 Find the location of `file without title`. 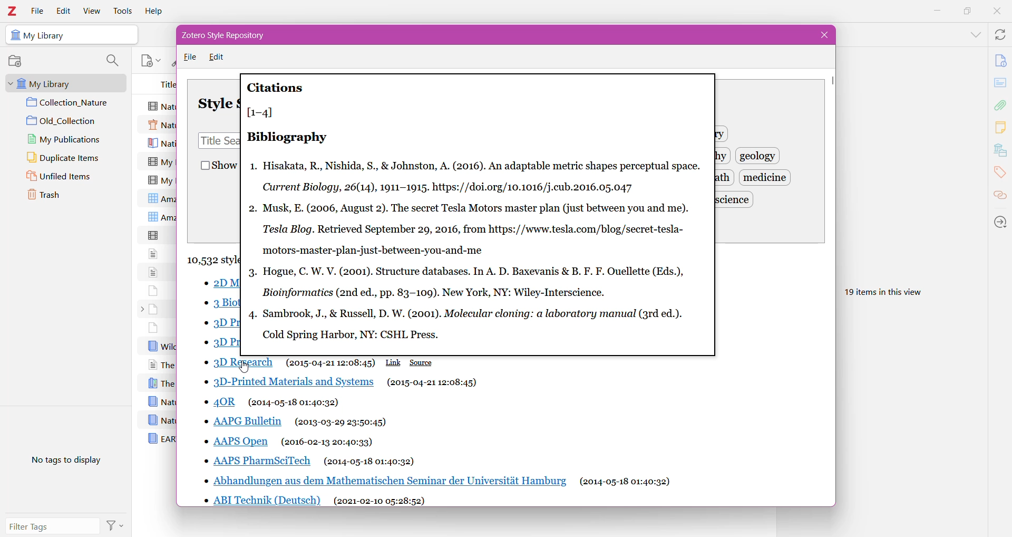

file without title is located at coordinates (154, 309).